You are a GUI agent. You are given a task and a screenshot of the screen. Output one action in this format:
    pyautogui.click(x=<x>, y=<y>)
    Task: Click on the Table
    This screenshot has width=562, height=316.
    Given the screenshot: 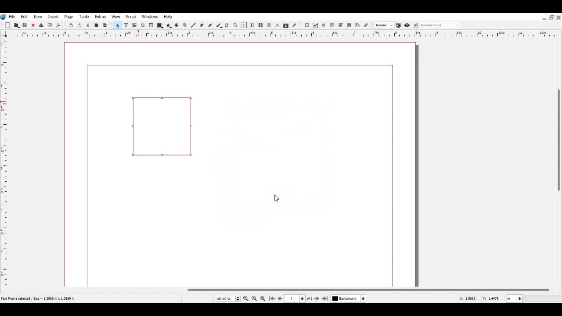 What is the action you would take?
    pyautogui.click(x=151, y=25)
    